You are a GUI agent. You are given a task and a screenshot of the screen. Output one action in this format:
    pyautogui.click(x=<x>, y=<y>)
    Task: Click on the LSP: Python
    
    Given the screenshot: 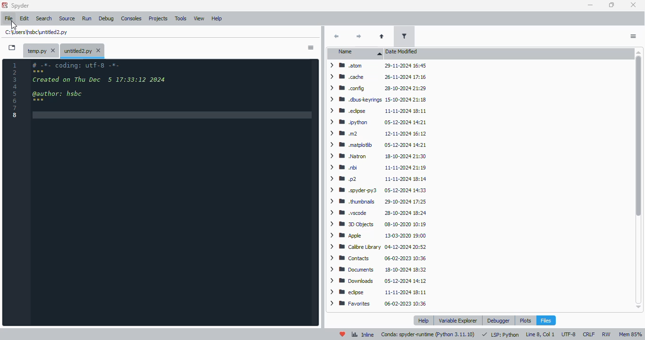 What is the action you would take?
    pyautogui.click(x=500, y=335)
    